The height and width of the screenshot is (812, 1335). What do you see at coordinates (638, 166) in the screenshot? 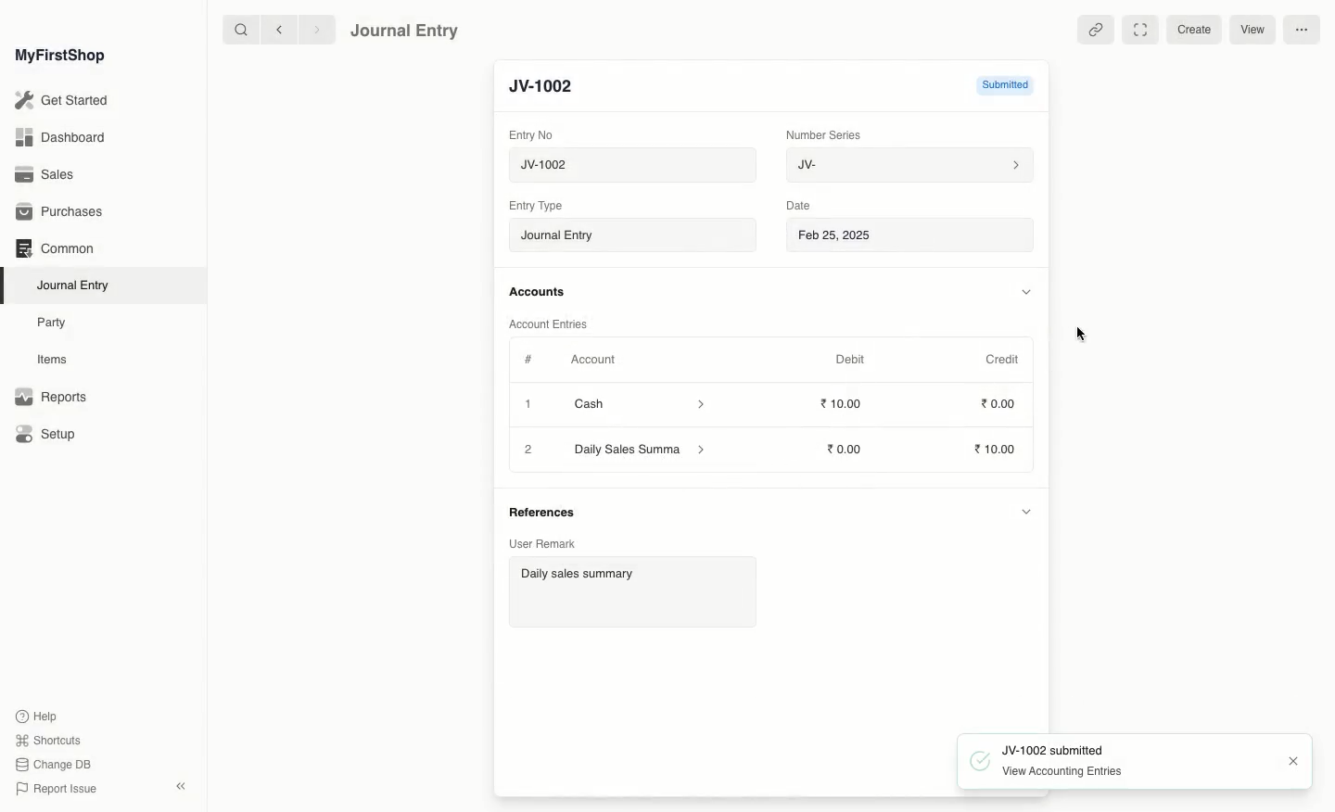
I see `New Journal Entry 03` at bounding box center [638, 166].